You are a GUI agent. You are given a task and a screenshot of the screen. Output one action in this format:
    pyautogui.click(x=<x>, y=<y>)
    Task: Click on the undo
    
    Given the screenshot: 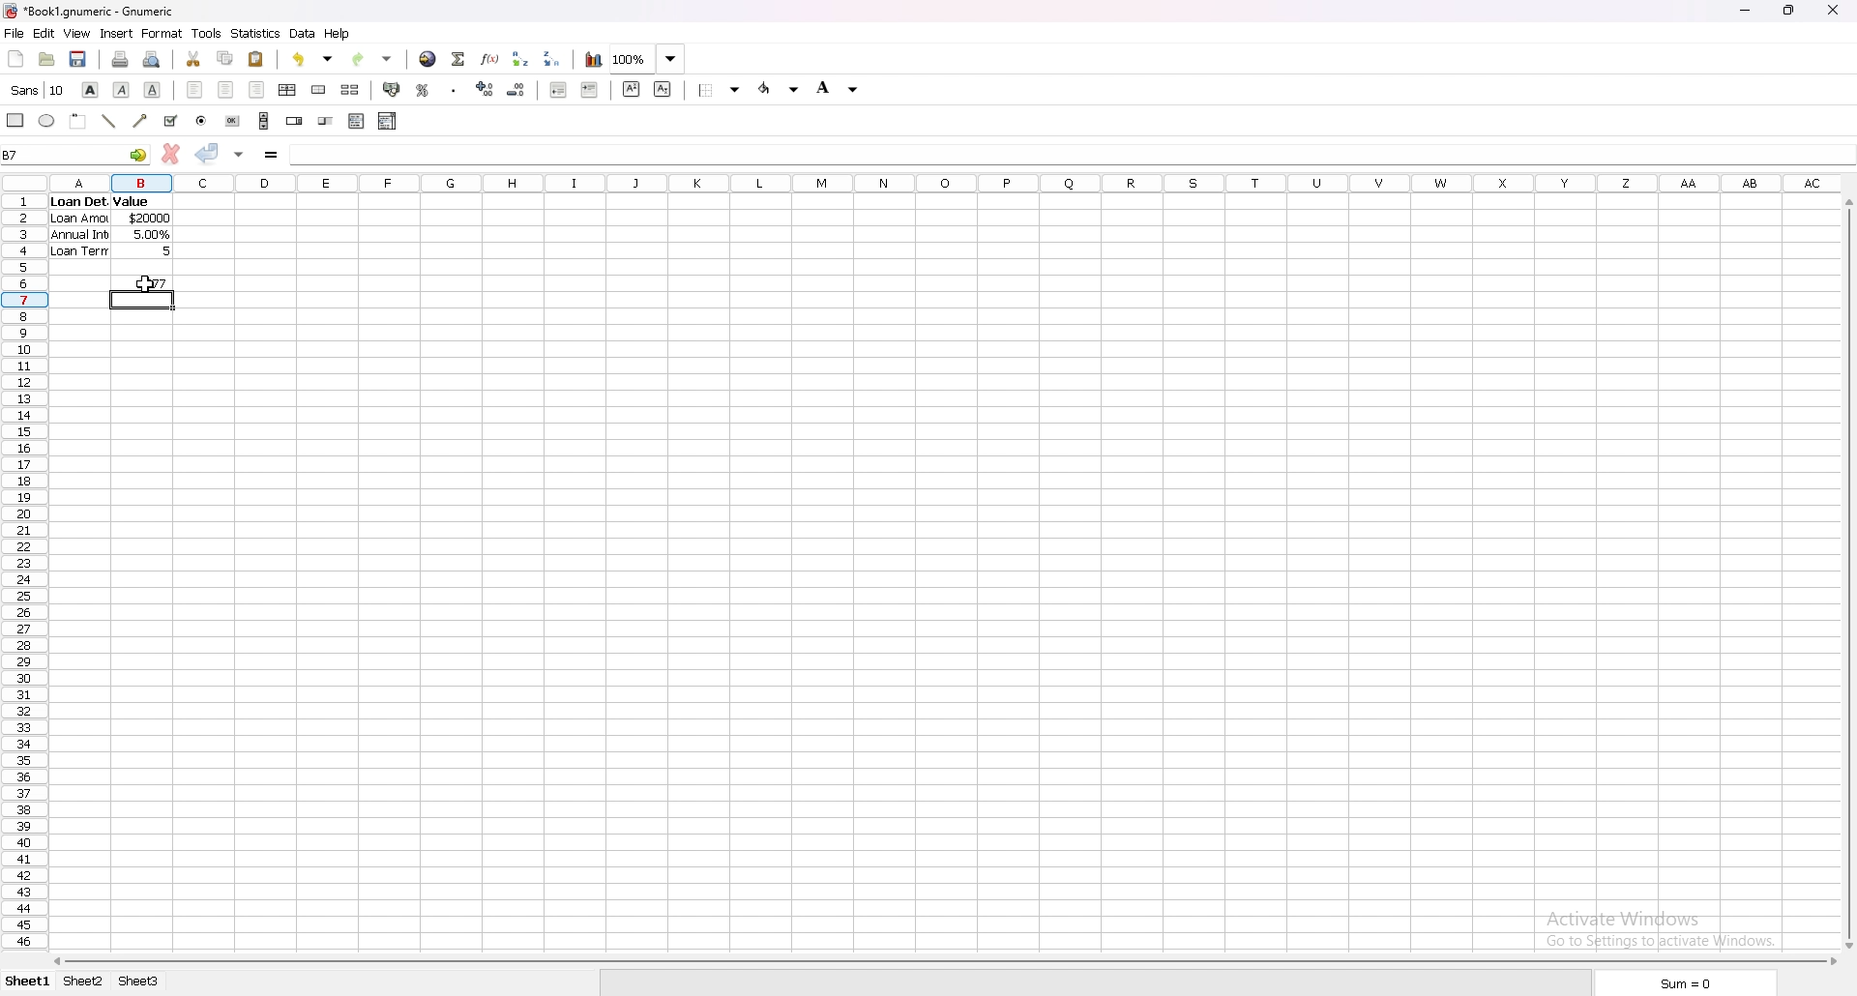 What is the action you would take?
    pyautogui.click(x=313, y=59)
    